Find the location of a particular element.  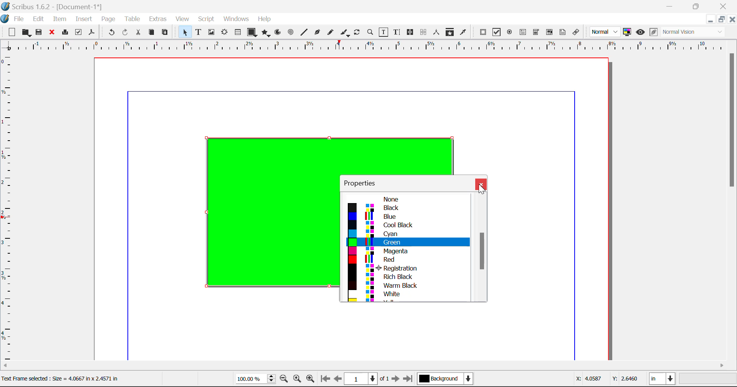

Restore Down is located at coordinates (710, 19).